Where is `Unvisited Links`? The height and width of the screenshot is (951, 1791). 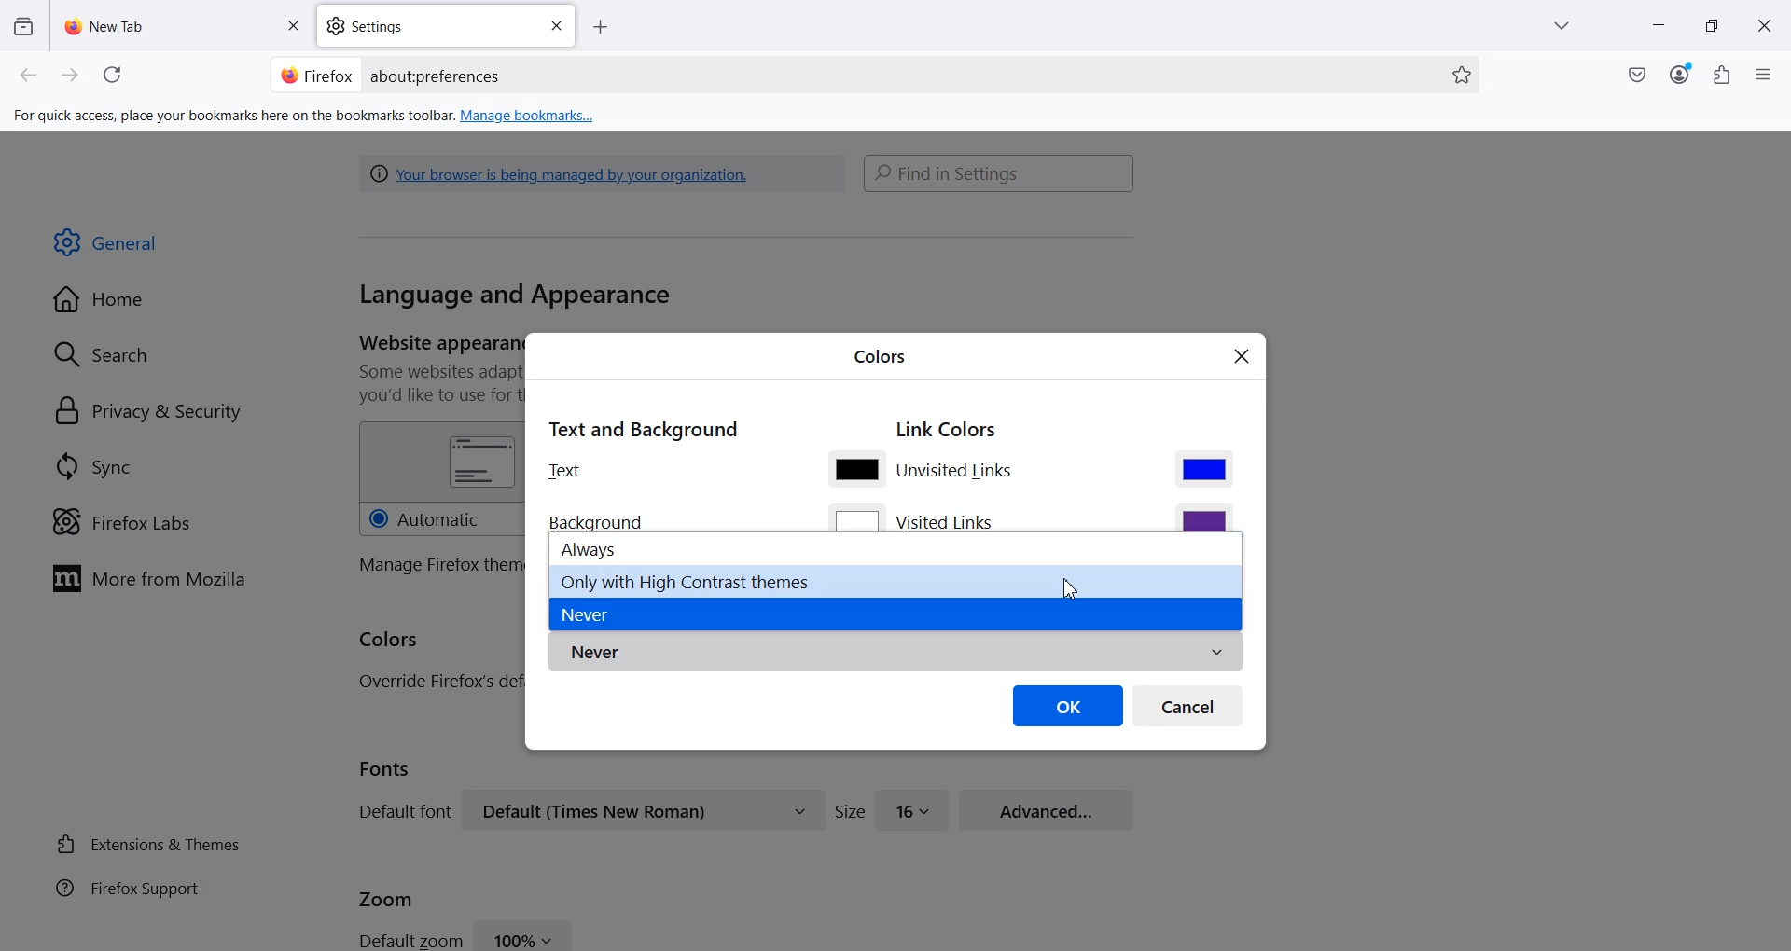 Unvisited Links is located at coordinates (958, 473).